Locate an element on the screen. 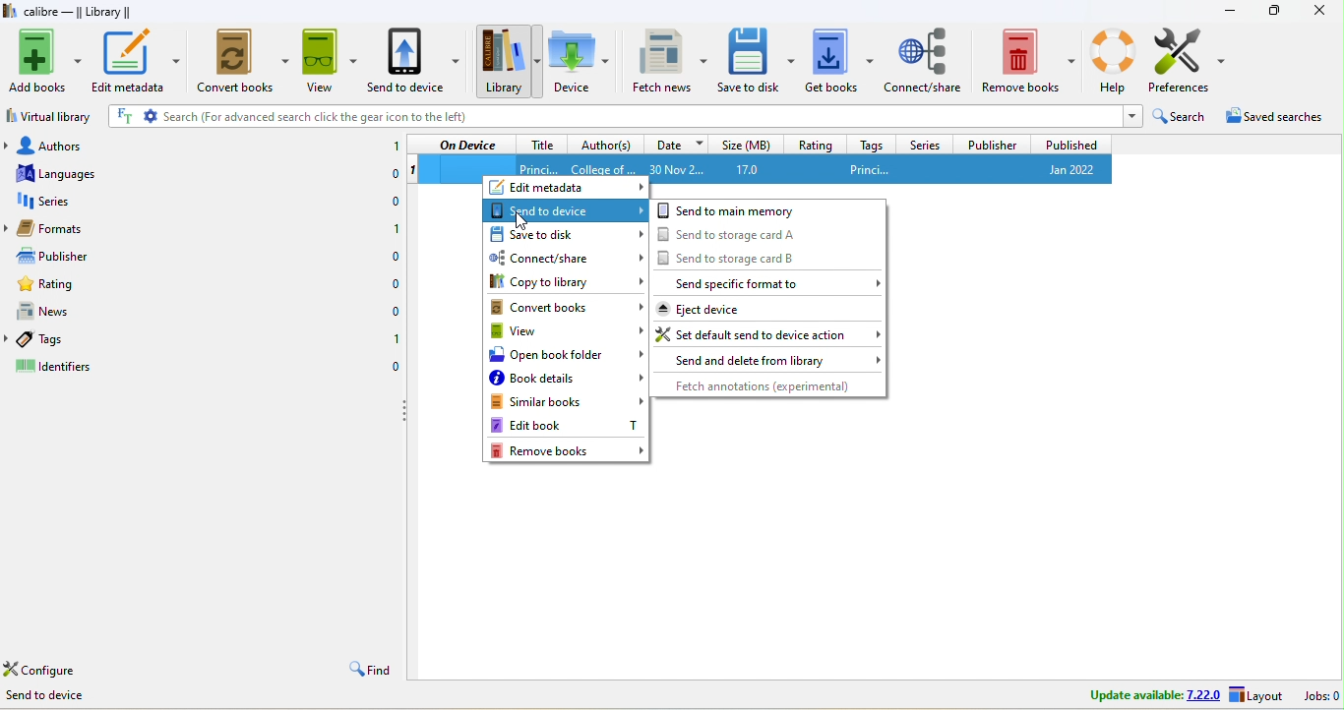  news is located at coordinates (59, 310).